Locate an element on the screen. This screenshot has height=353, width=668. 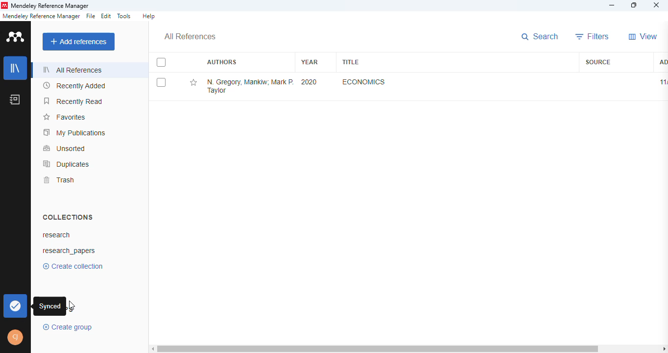
authors is located at coordinates (222, 62).